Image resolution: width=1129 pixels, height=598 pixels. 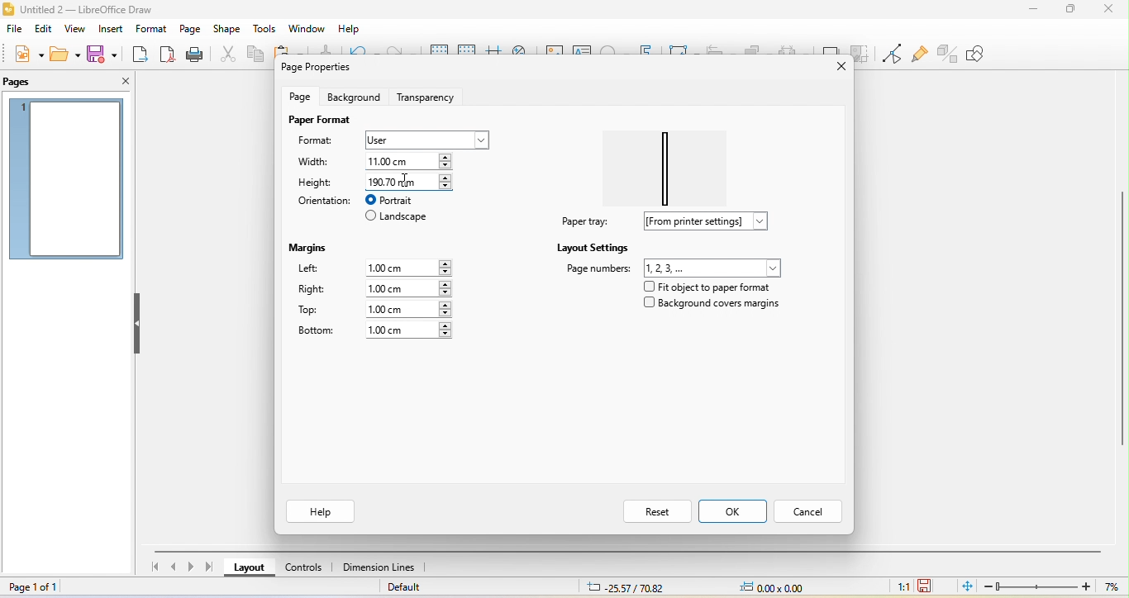 I want to click on cursor movement, so click(x=412, y=181).